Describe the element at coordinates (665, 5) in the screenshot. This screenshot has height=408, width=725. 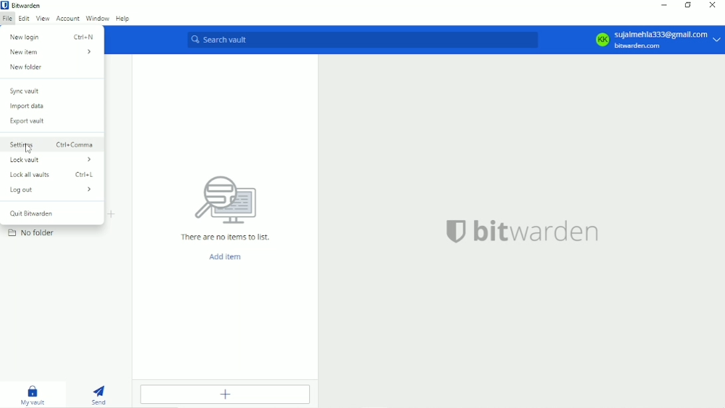
I see `Minimize` at that location.